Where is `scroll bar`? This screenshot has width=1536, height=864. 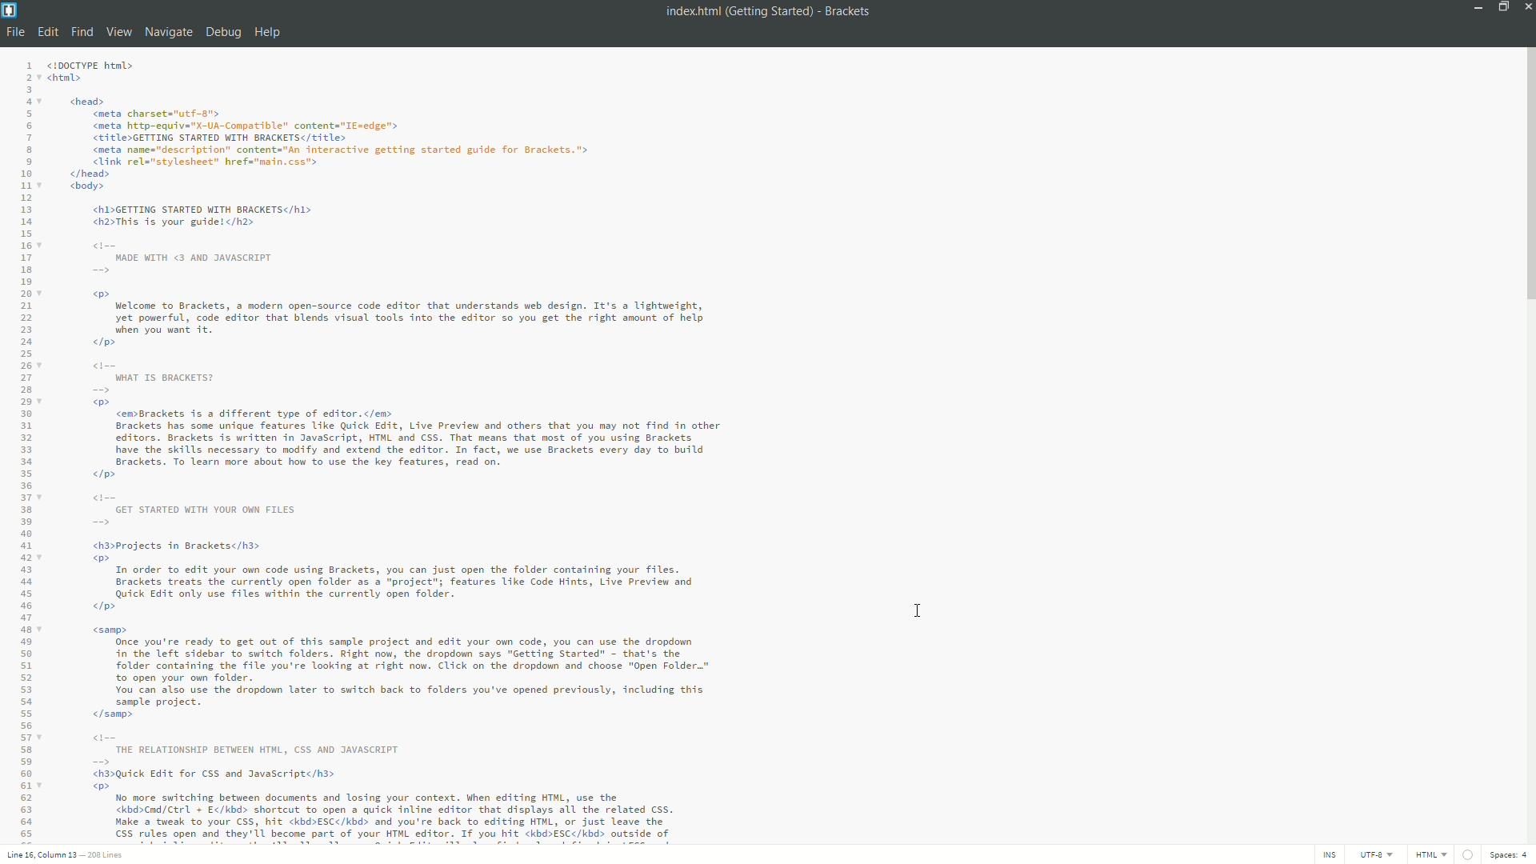
scroll bar is located at coordinates (1526, 177).